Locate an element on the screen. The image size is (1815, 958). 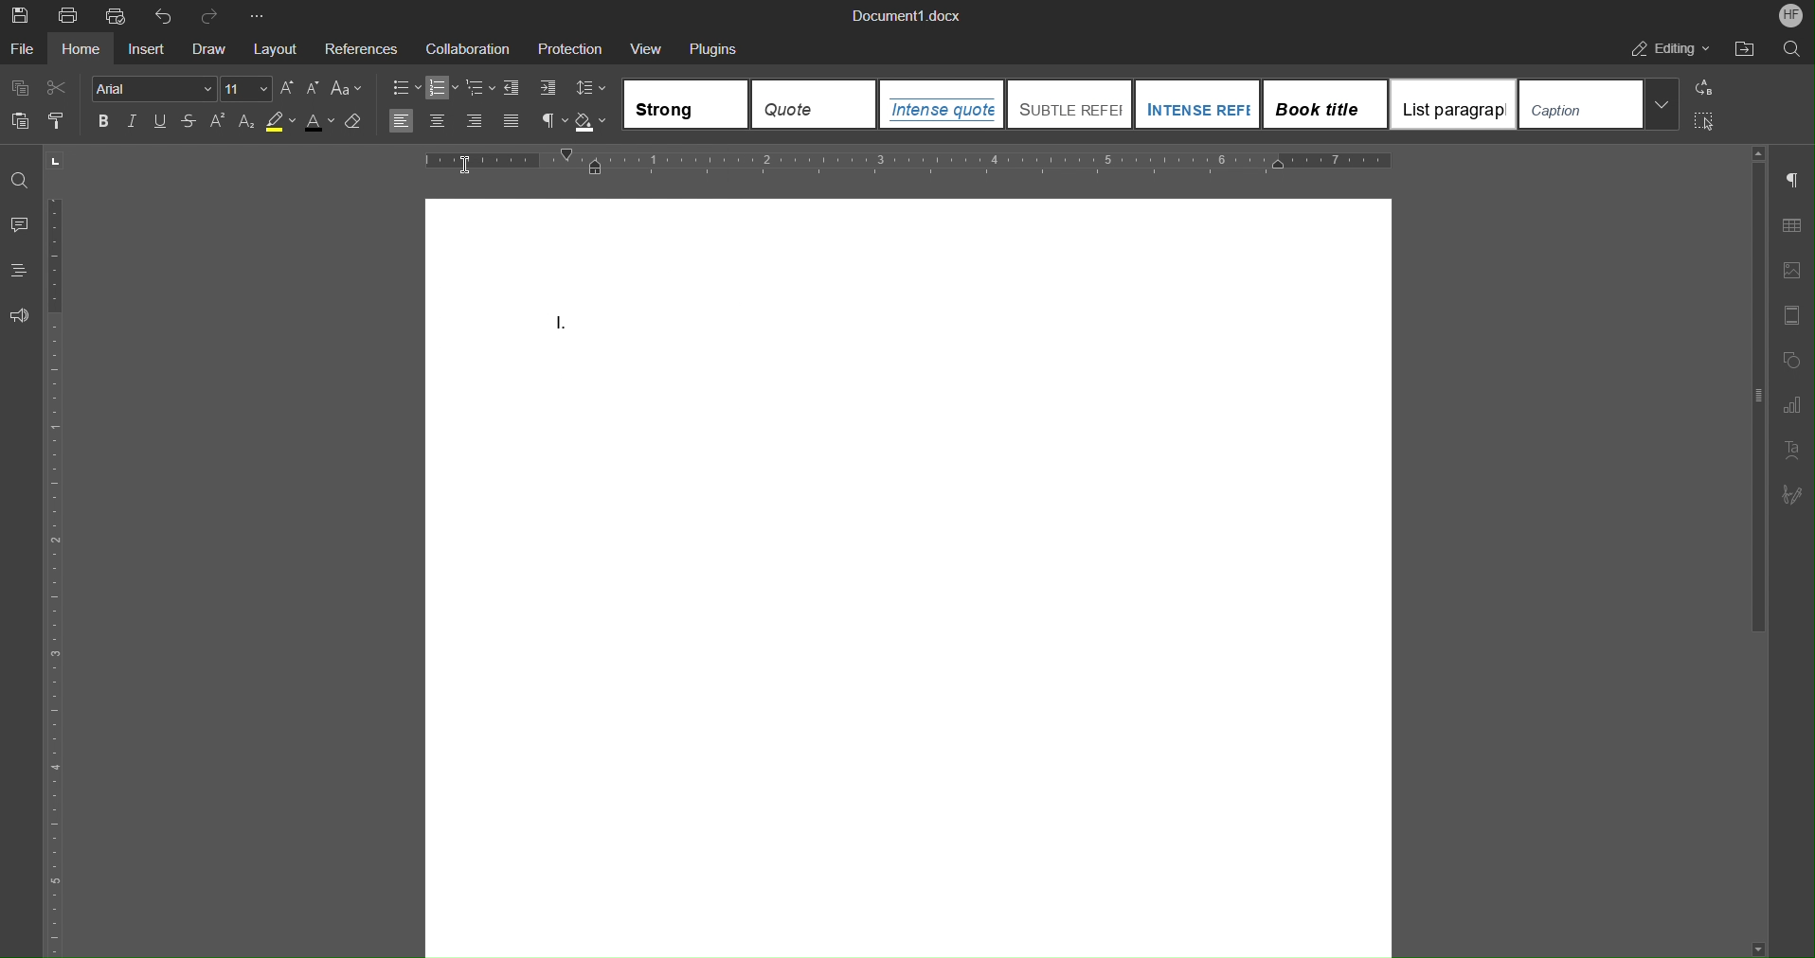
Shadow is located at coordinates (591, 122).